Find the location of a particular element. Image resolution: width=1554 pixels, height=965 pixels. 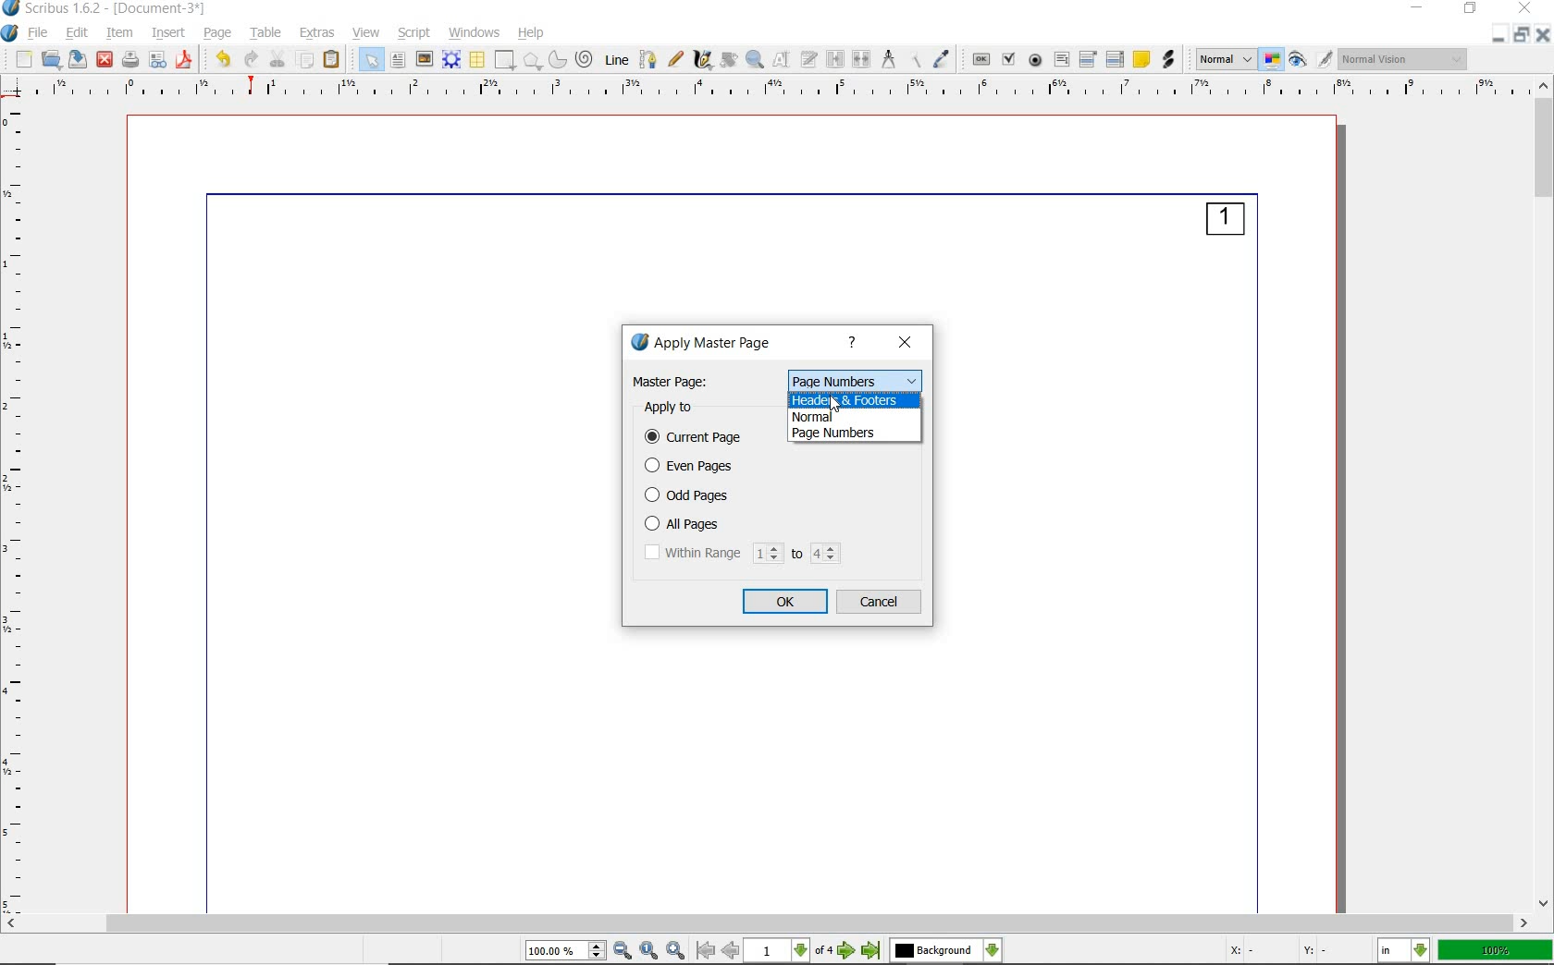

help is located at coordinates (533, 34).